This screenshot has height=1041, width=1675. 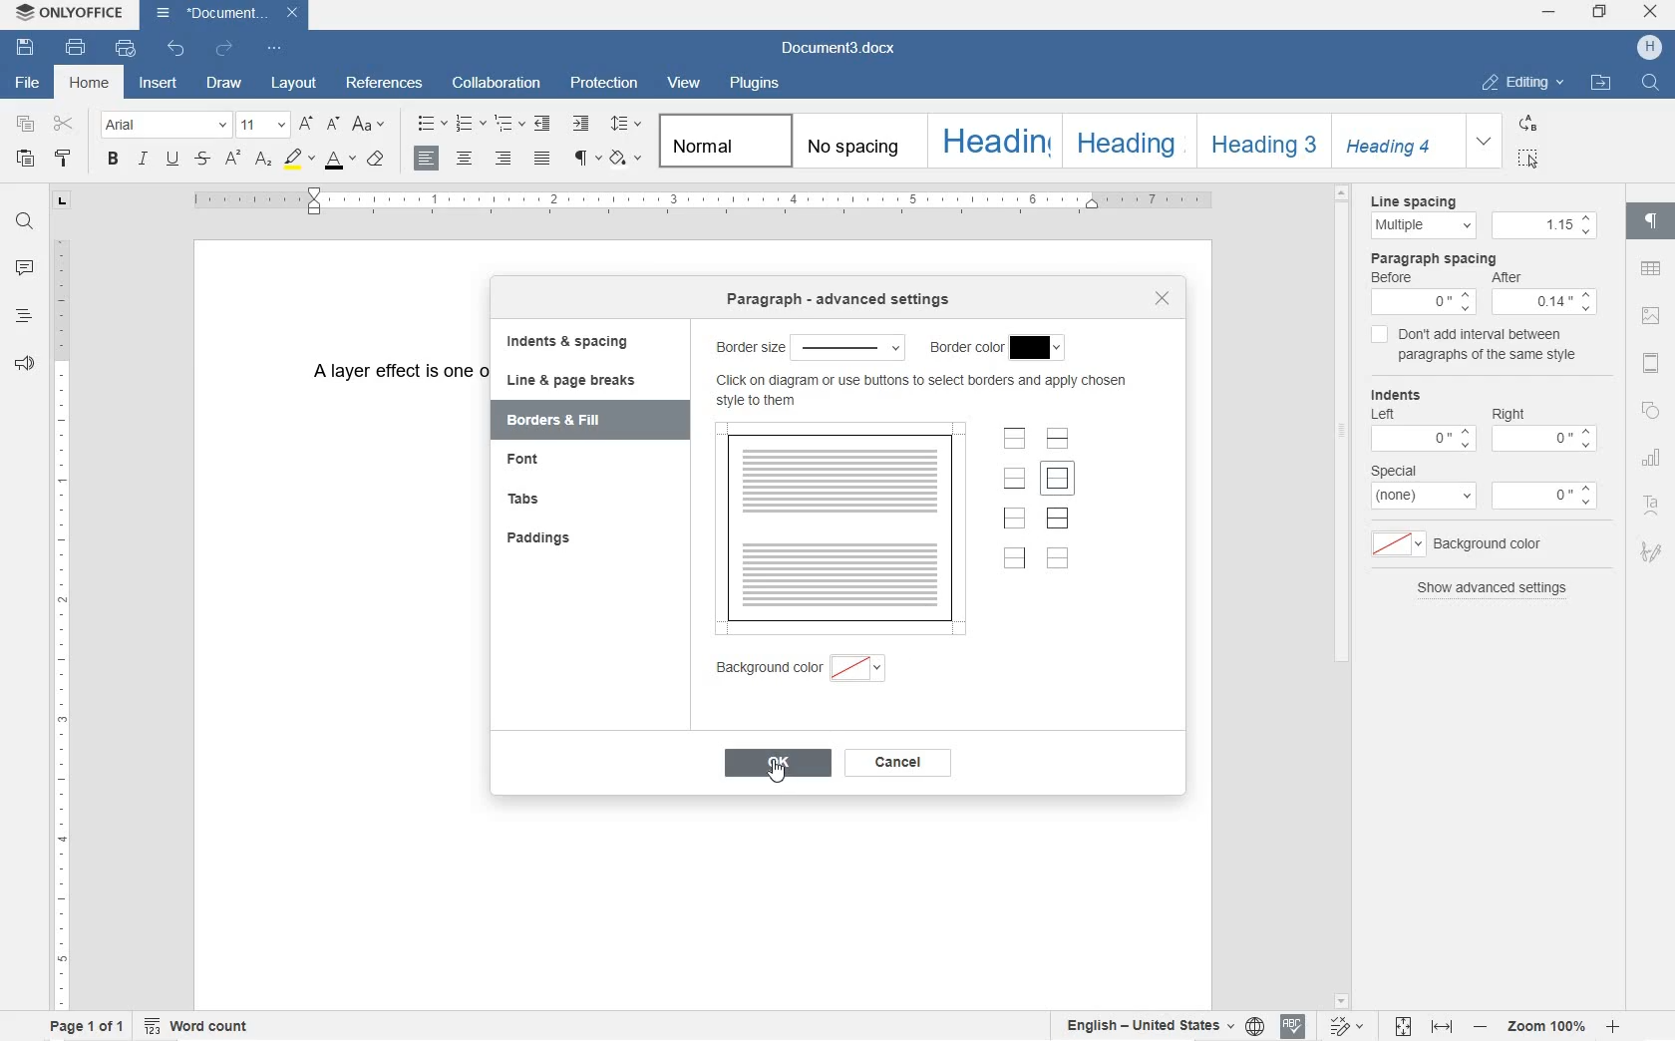 What do you see at coordinates (159, 84) in the screenshot?
I see `INSERT` at bounding box center [159, 84].